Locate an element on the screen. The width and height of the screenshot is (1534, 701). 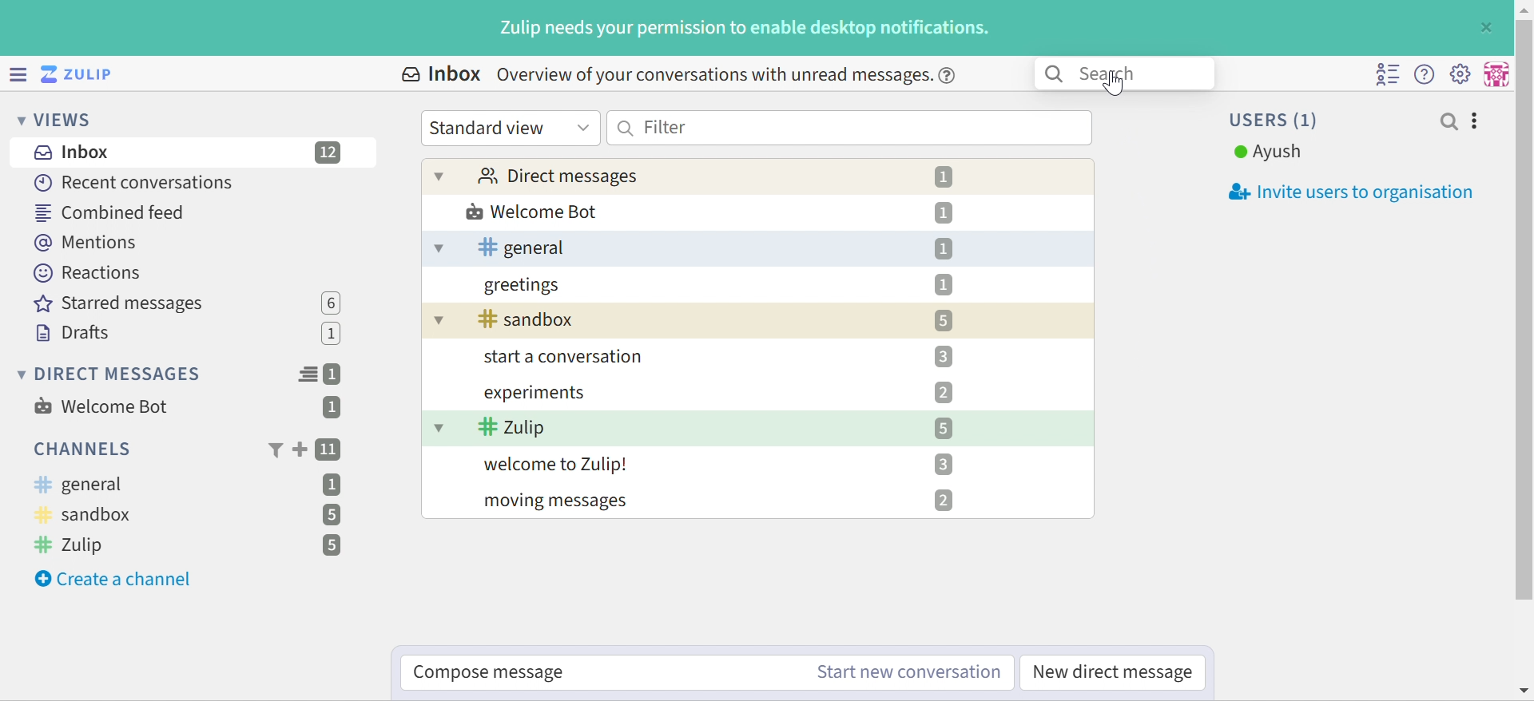
cursor is located at coordinates (1114, 84).